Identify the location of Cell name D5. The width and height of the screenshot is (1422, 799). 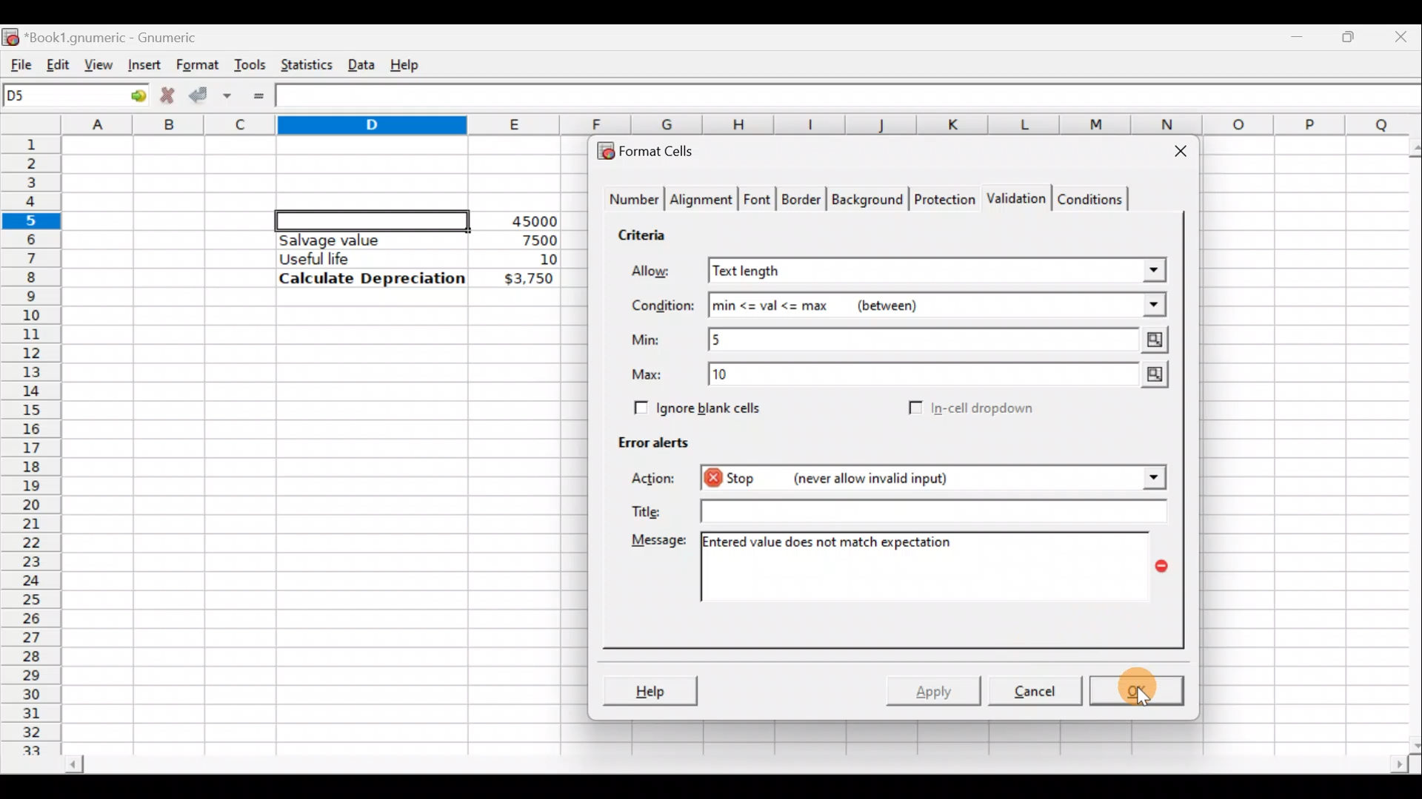
(58, 97).